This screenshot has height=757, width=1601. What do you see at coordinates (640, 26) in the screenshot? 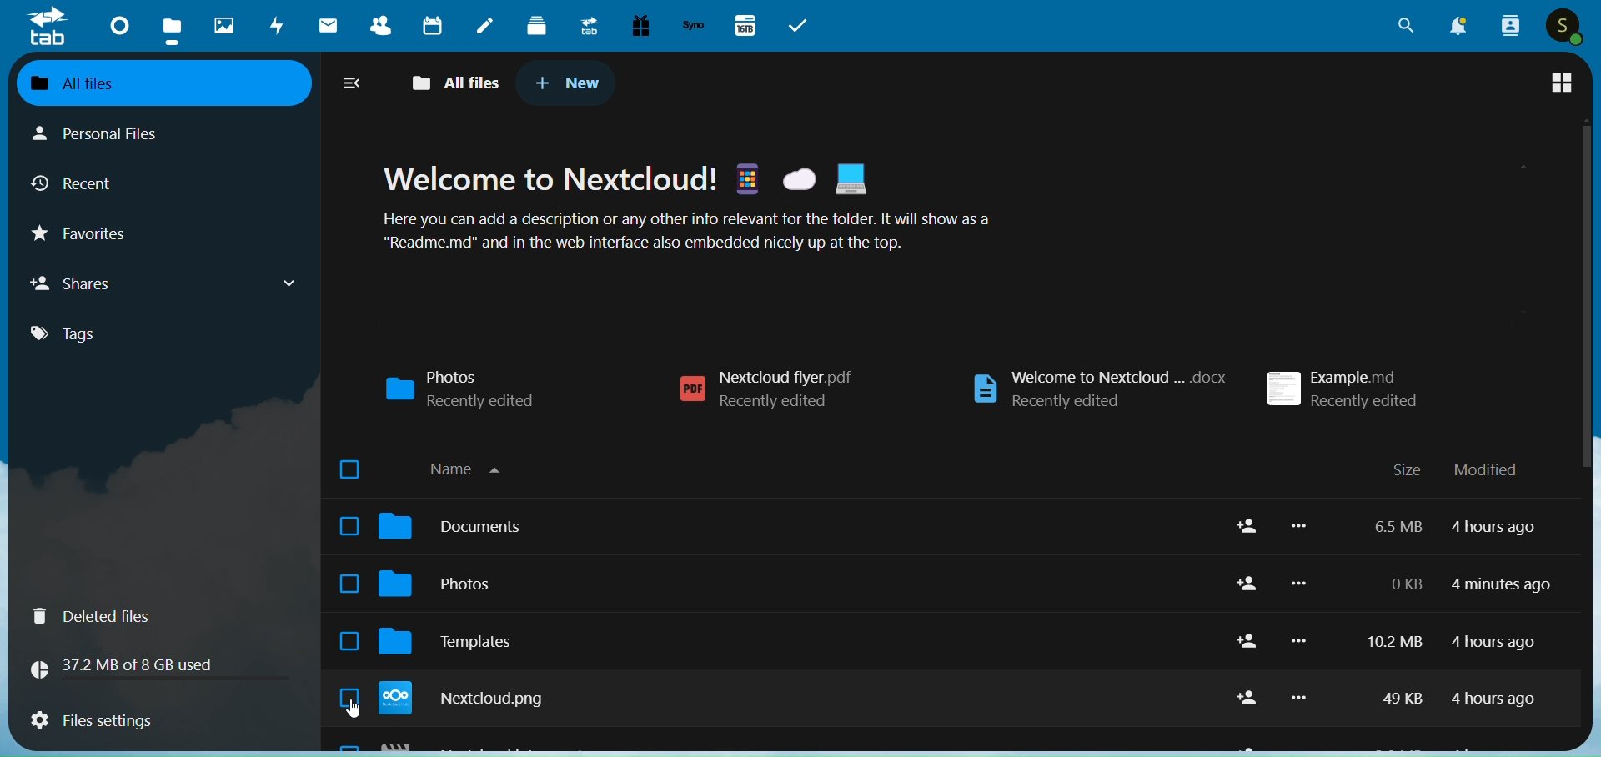
I see `free trial` at bounding box center [640, 26].